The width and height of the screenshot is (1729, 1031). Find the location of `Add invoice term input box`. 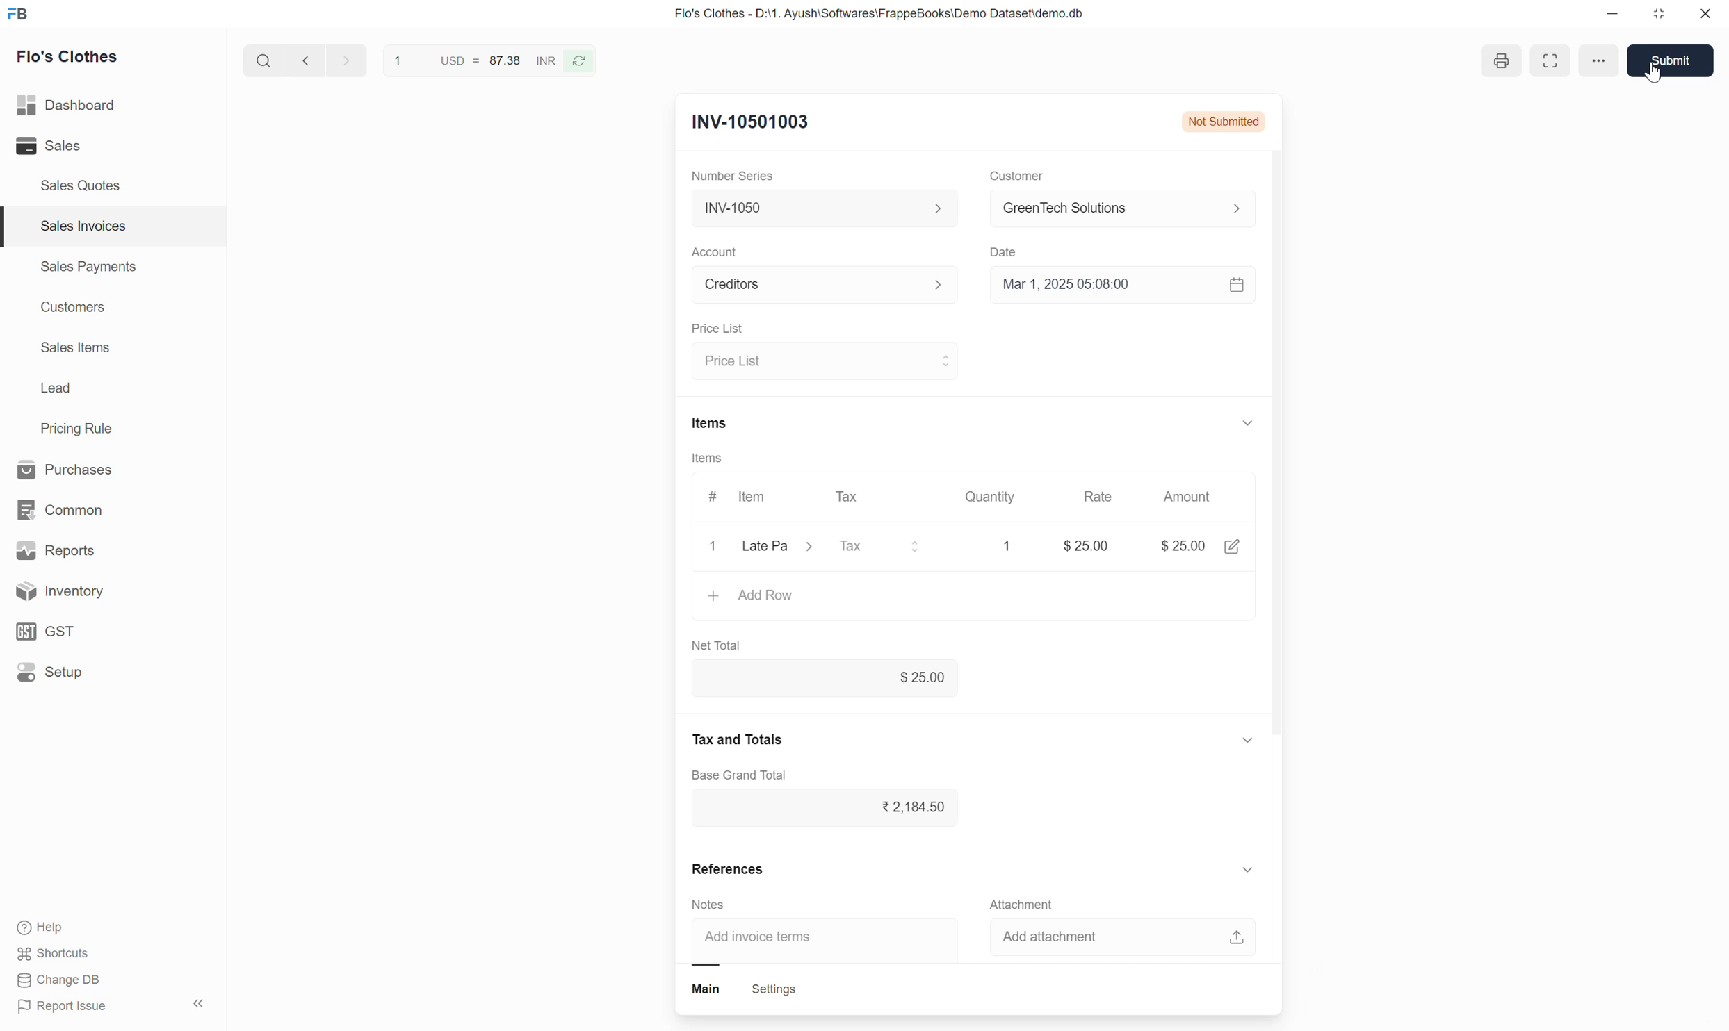

Add invoice term input box is located at coordinates (809, 935).